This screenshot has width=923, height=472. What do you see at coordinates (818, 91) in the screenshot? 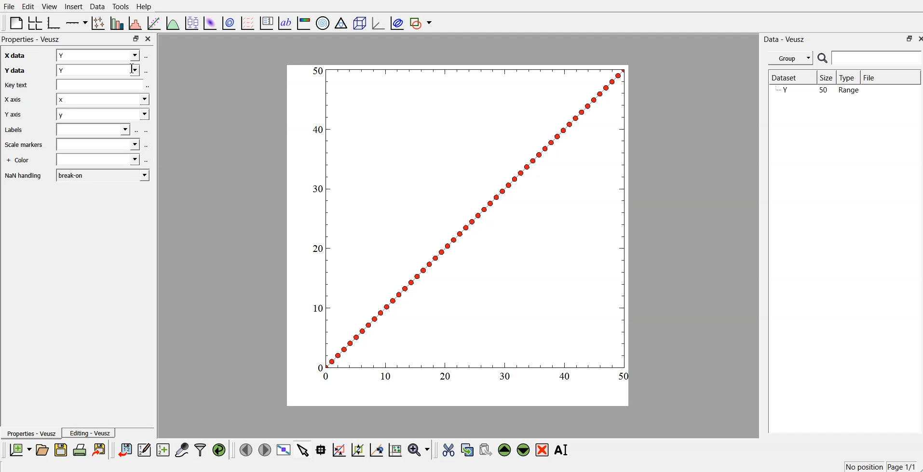
I see `Y 50 Range` at bounding box center [818, 91].